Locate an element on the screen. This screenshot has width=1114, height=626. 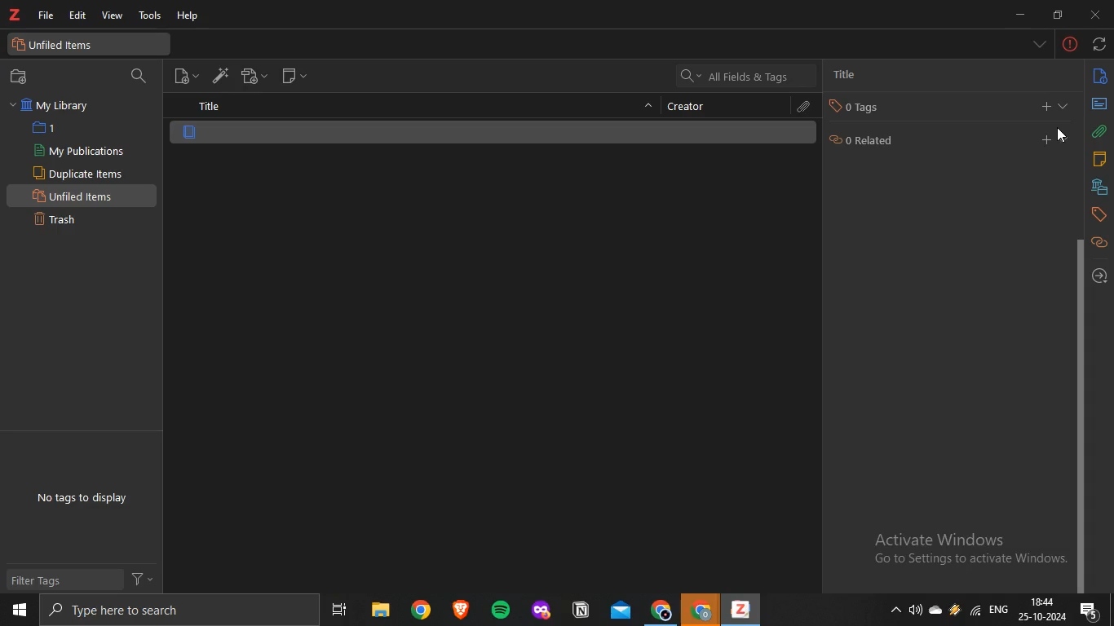
onedrive is located at coordinates (953, 610).